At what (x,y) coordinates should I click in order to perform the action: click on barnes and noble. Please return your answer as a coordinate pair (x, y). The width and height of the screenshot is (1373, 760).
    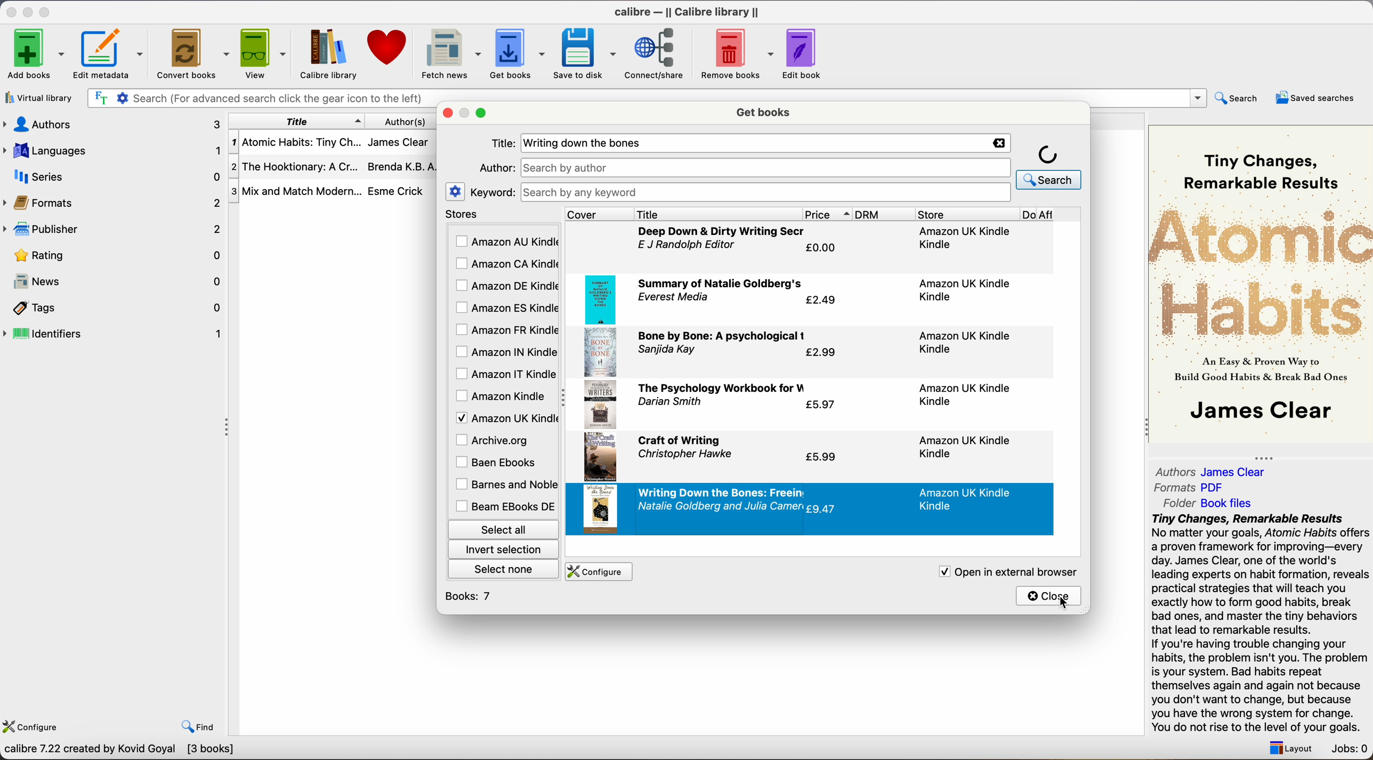
    Looking at the image, I should click on (504, 485).